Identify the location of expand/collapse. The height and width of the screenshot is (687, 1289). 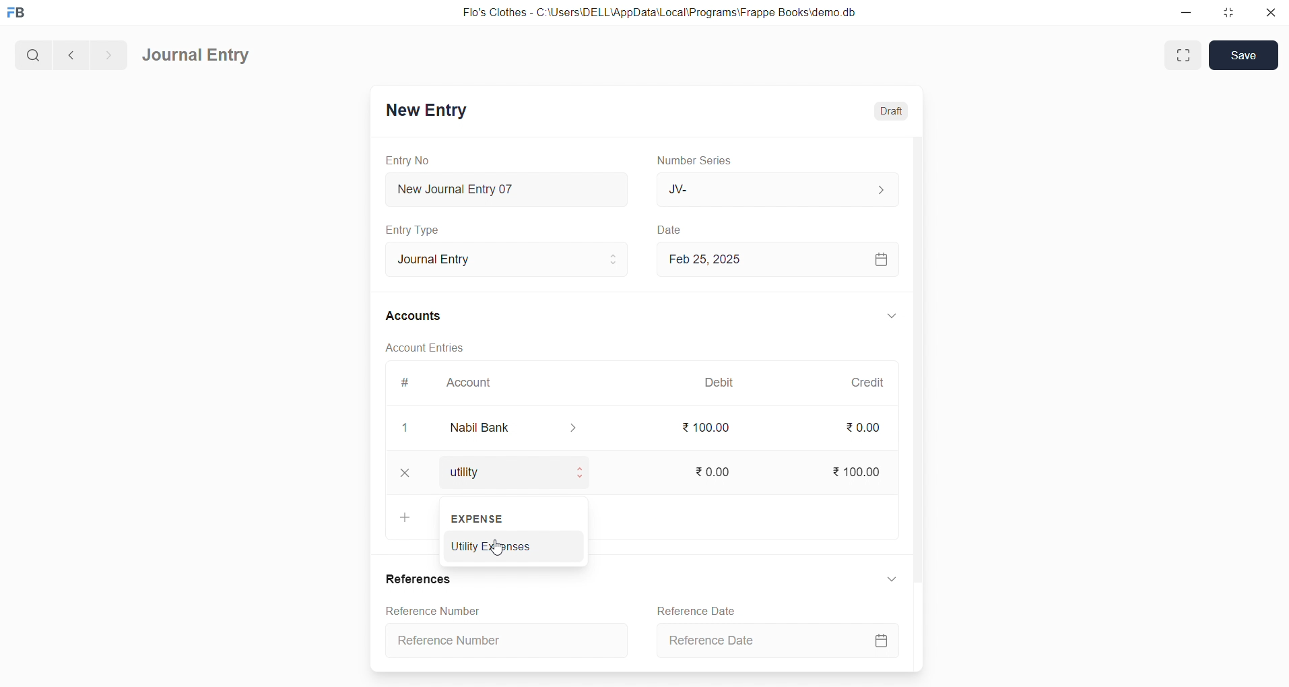
(887, 581).